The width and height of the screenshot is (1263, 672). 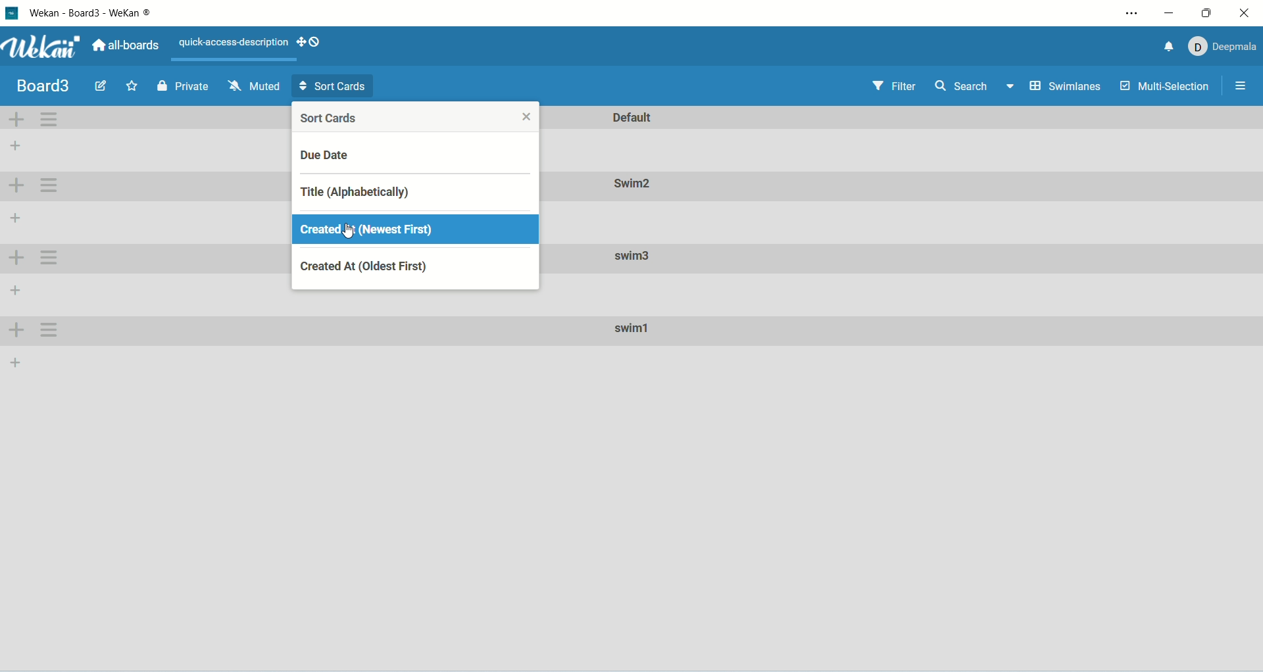 What do you see at coordinates (16, 329) in the screenshot?
I see `add swimlane` at bounding box center [16, 329].